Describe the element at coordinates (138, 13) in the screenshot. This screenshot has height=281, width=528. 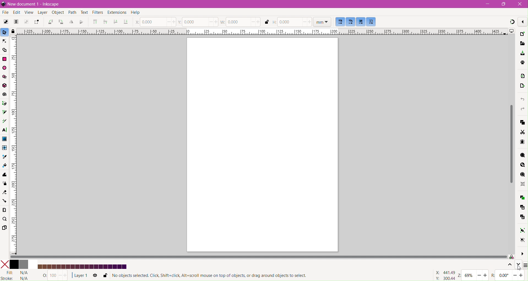
I see `Help` at that location.